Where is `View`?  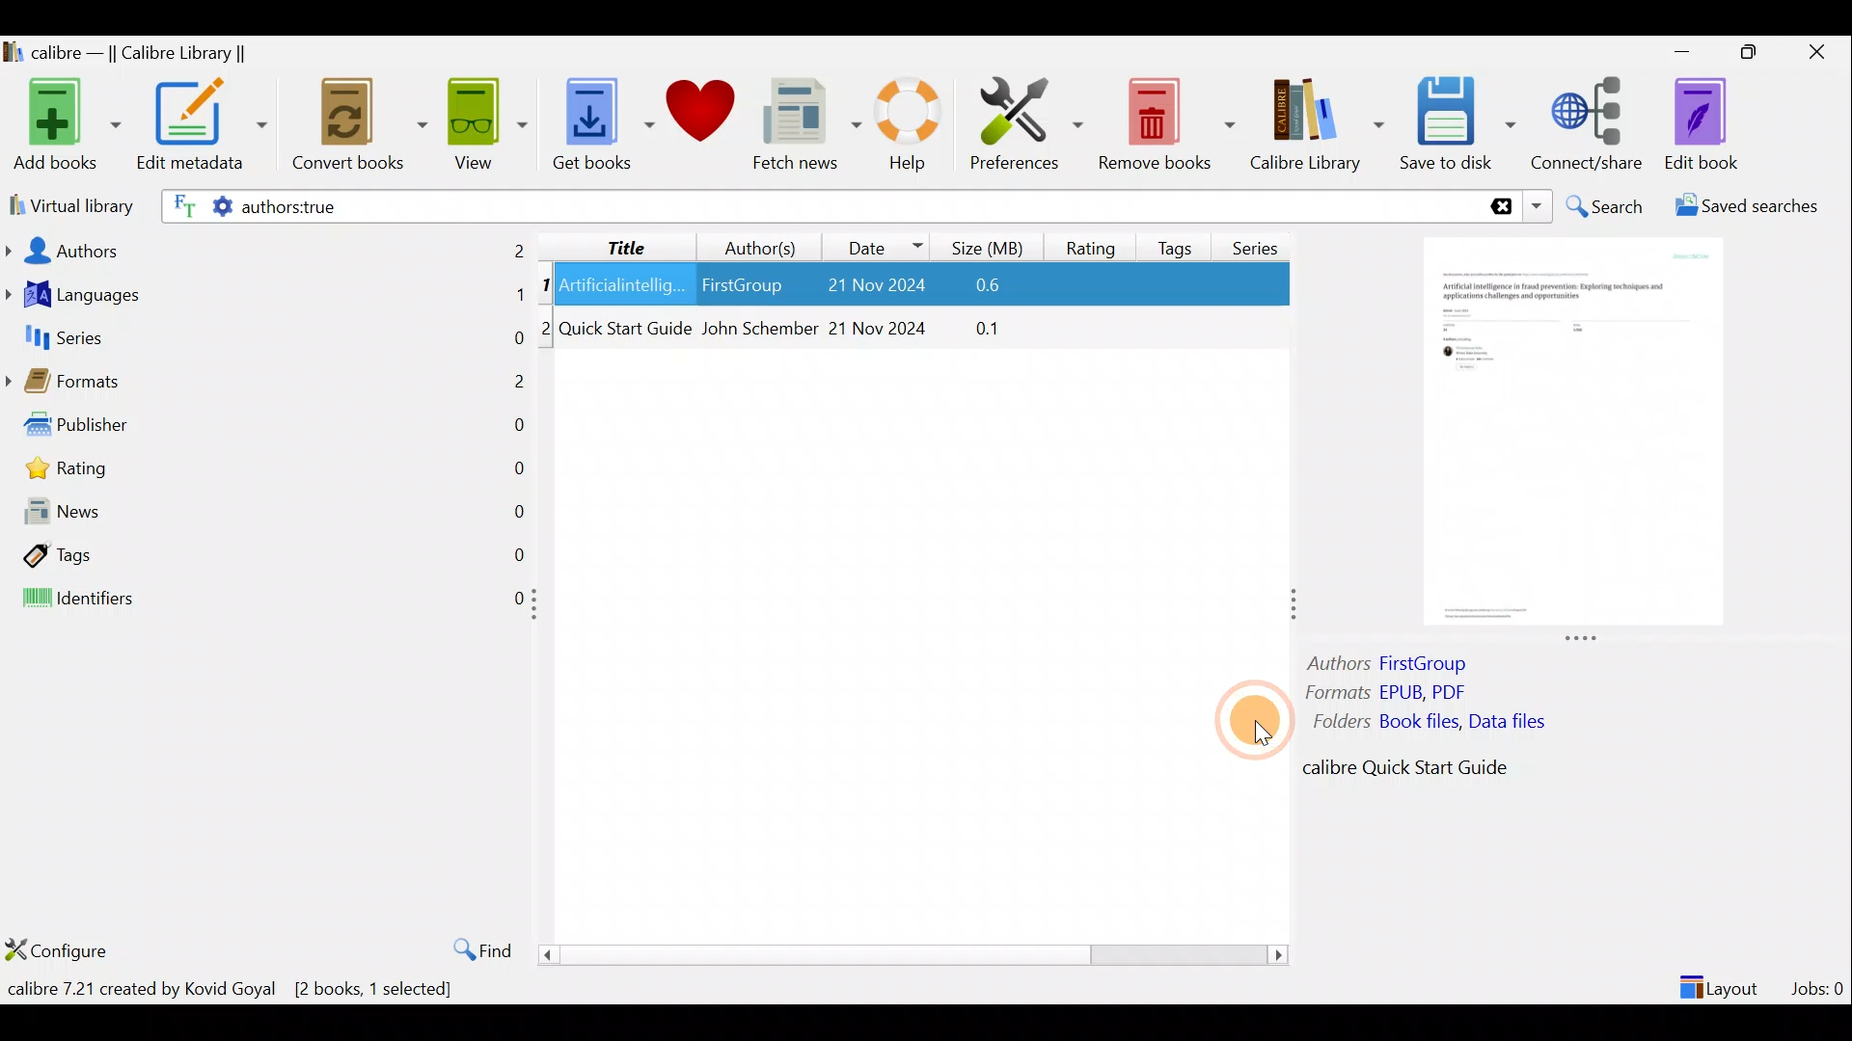 View is located at coordinates (484, 122).